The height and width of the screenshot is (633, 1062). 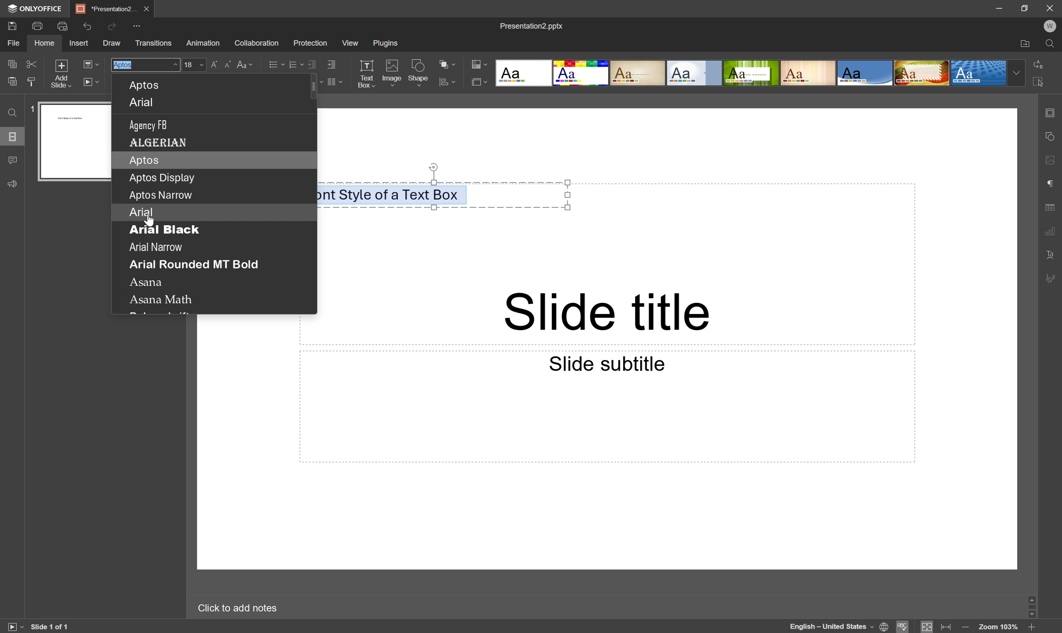 What do you see at coordinates (313, 88) in the screenshot?
I see `scroll bar` at bounding box center [313, 88].